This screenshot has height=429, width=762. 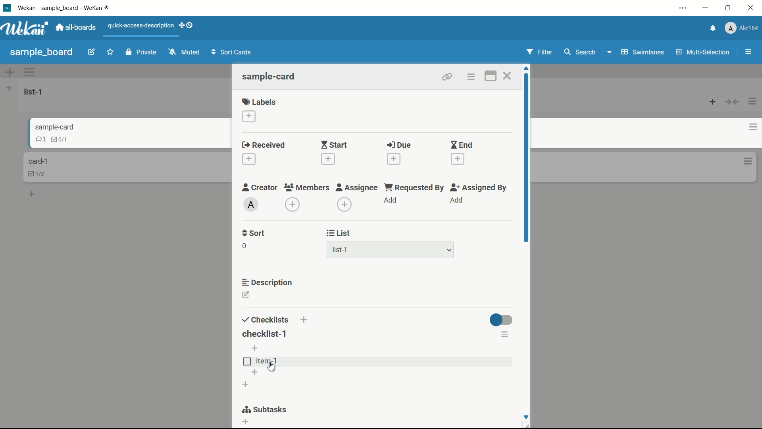 What do you see at coordinates (305, 320) in the screenshot?
I see `add checklist` at bounding box center [305, 320].